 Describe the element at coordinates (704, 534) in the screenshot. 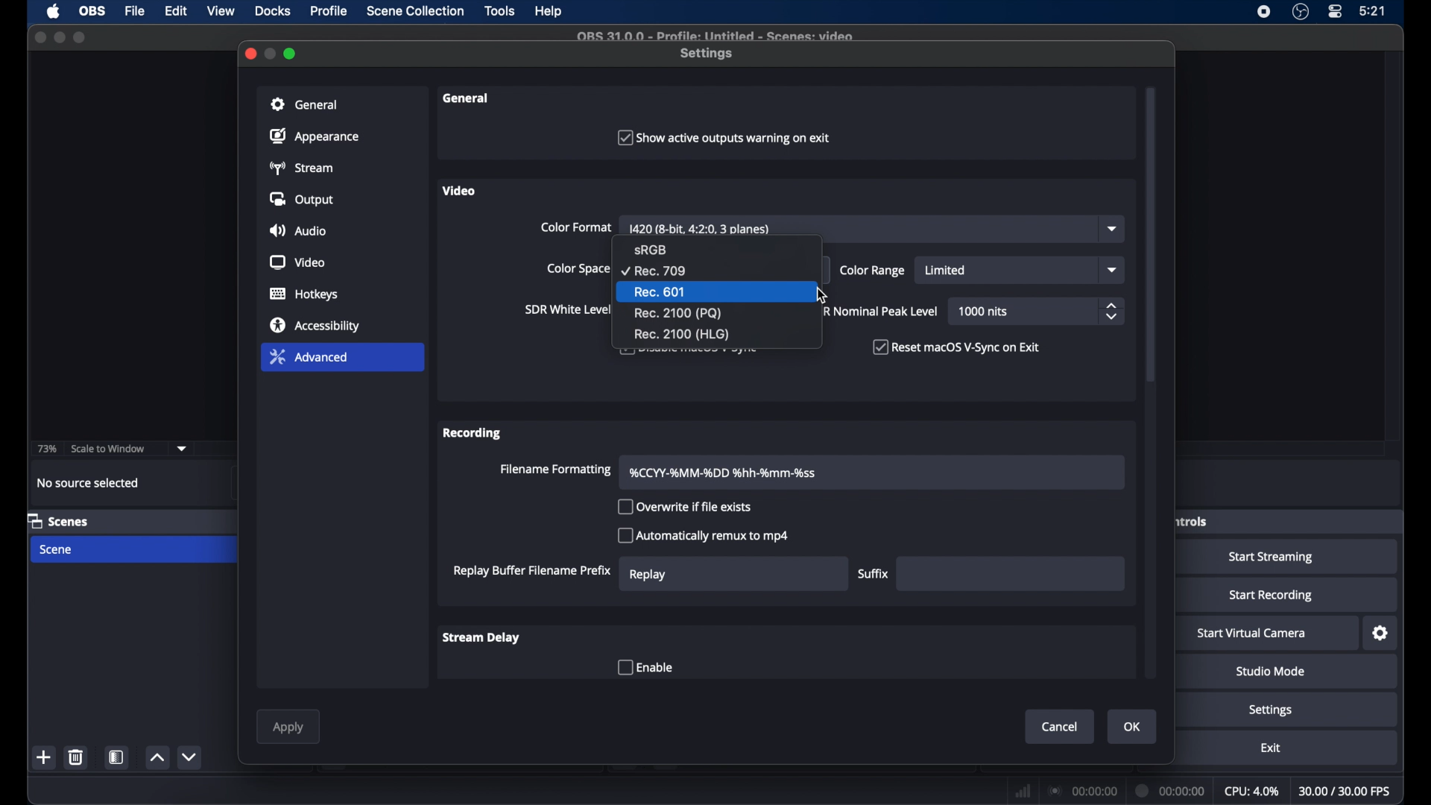

I see `automatically remux to mp4` at that location.